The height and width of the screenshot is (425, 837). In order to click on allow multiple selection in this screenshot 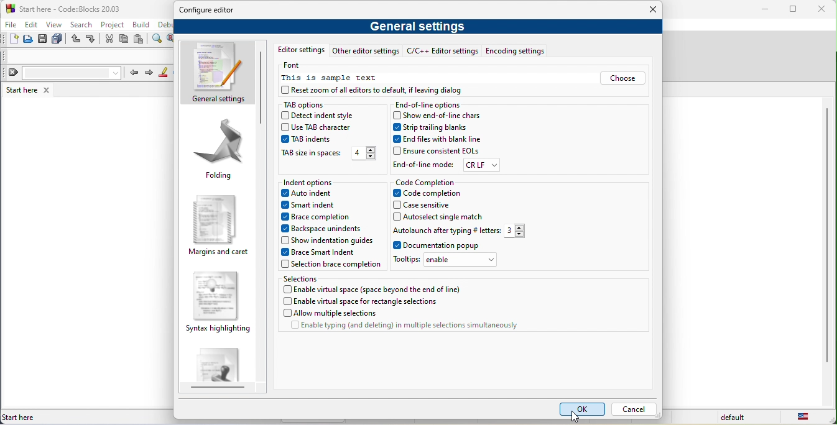, I will do `click(331, 313)`.